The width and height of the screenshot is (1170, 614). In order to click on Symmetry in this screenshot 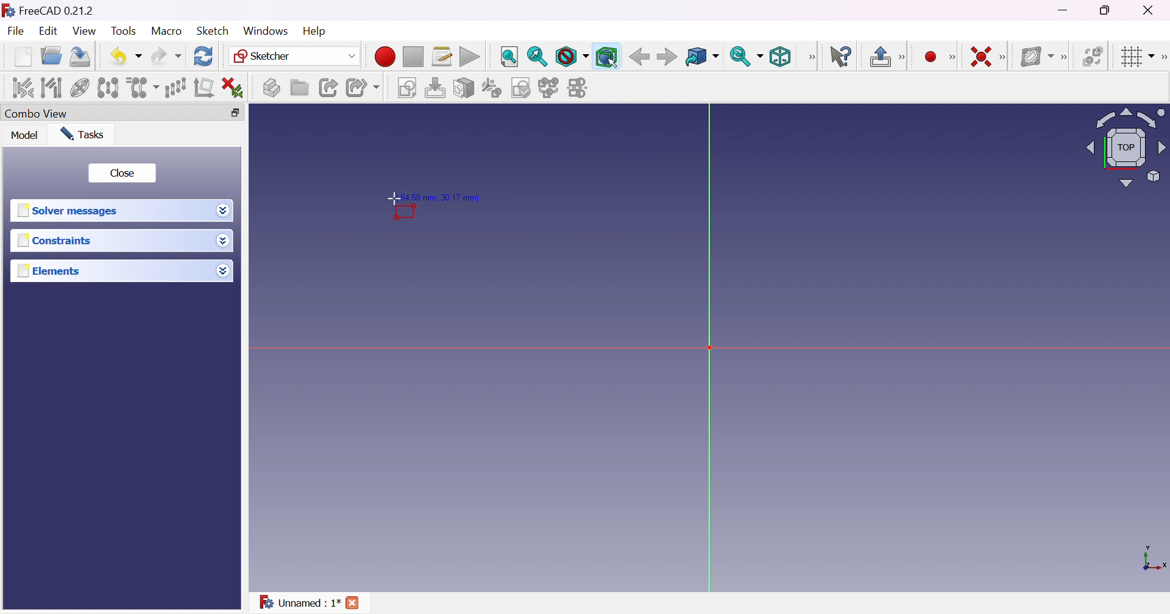, I will do `click(107, 87)`.